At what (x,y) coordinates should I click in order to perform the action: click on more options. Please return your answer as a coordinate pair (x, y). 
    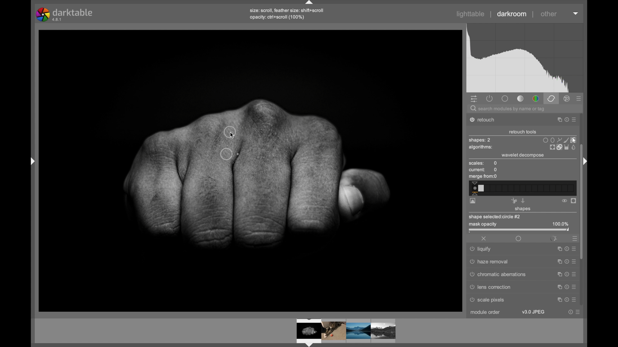
    Looking at the image, I should click on (574, 300).